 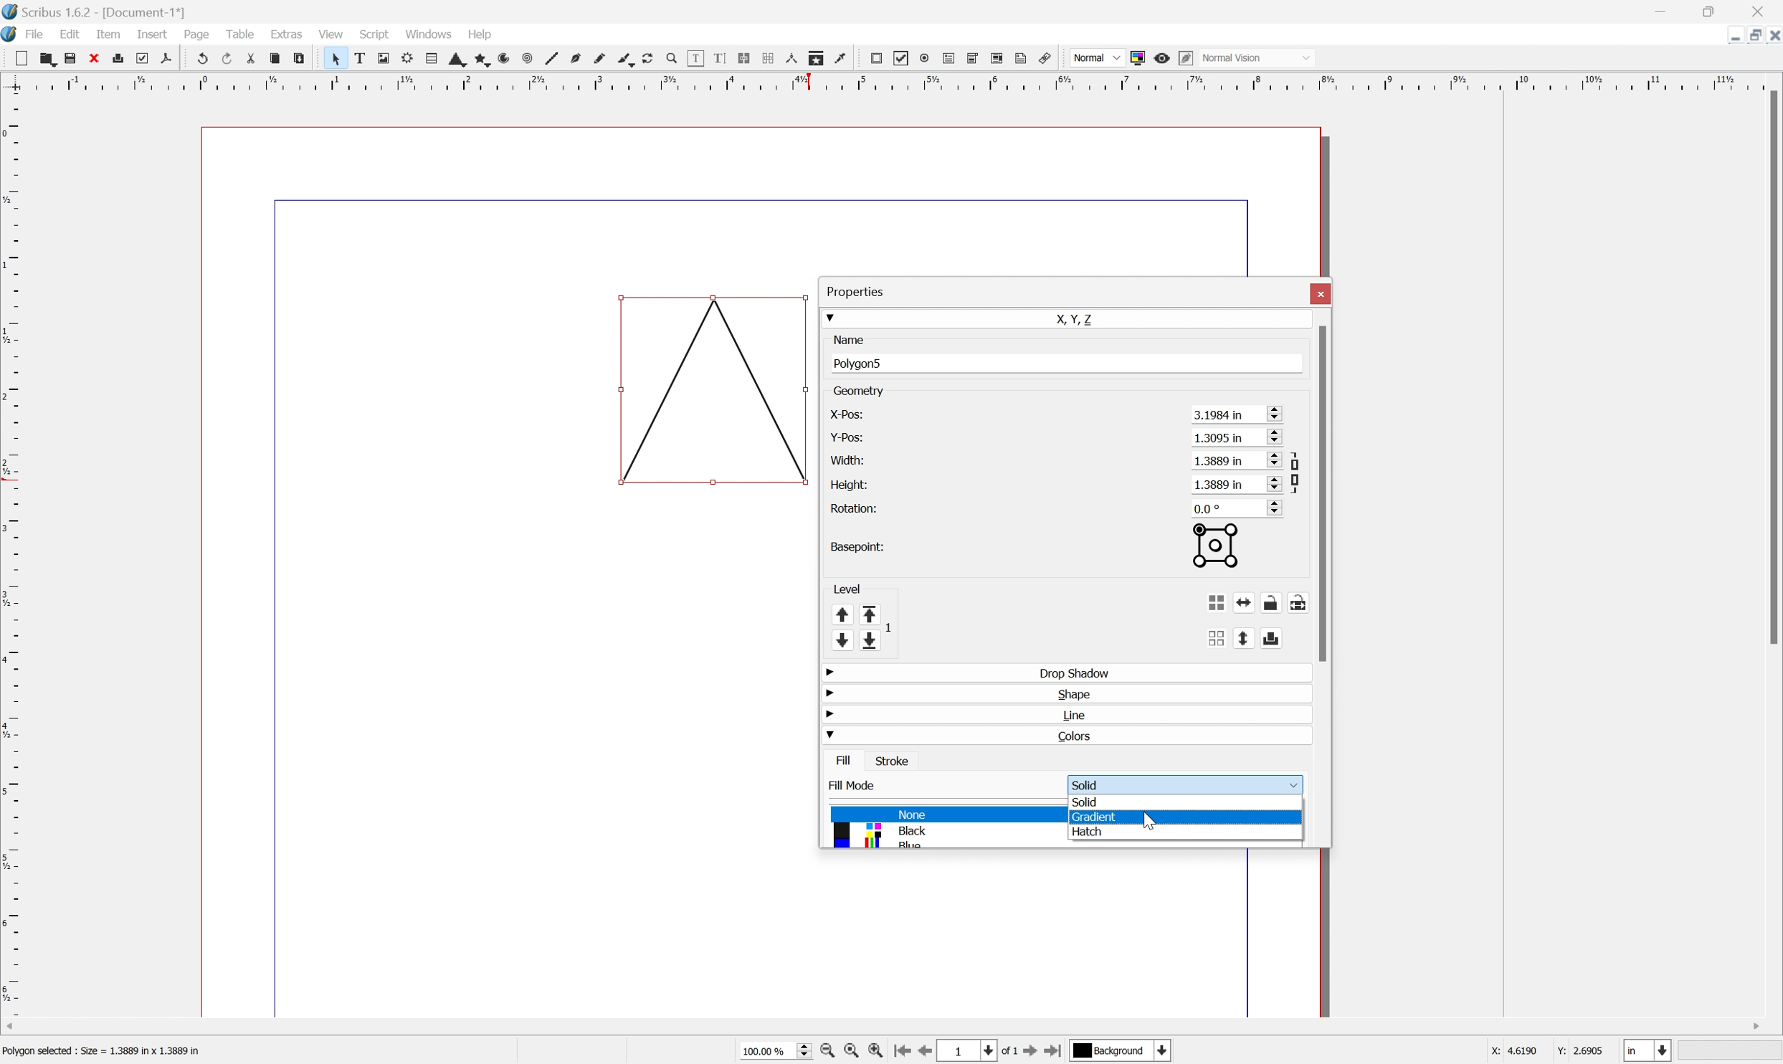 What do you see at coordinates (362, 58) in the screenshot?
I see `Text frame` at bounding box center [362, 58].